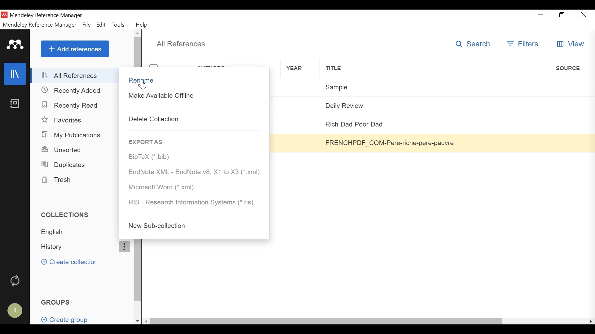 The width and height of the screenshot is (595, 334). Describe the element at coordinates (46, 16) in the screenshot. I see `Mendeley Reference Manager` at that location.